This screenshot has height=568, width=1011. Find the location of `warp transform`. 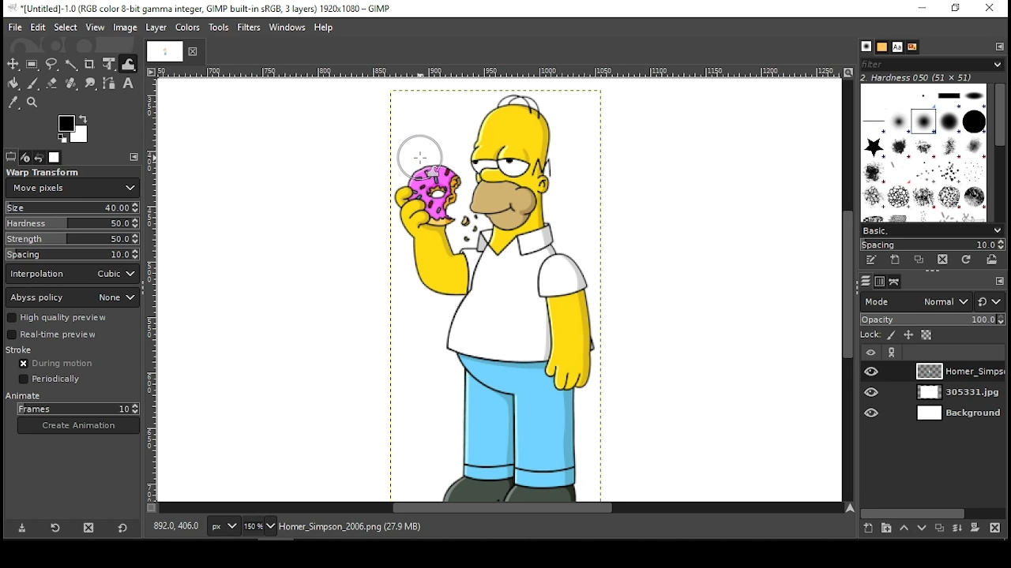

warp transform is located at coordinates (44, 172).